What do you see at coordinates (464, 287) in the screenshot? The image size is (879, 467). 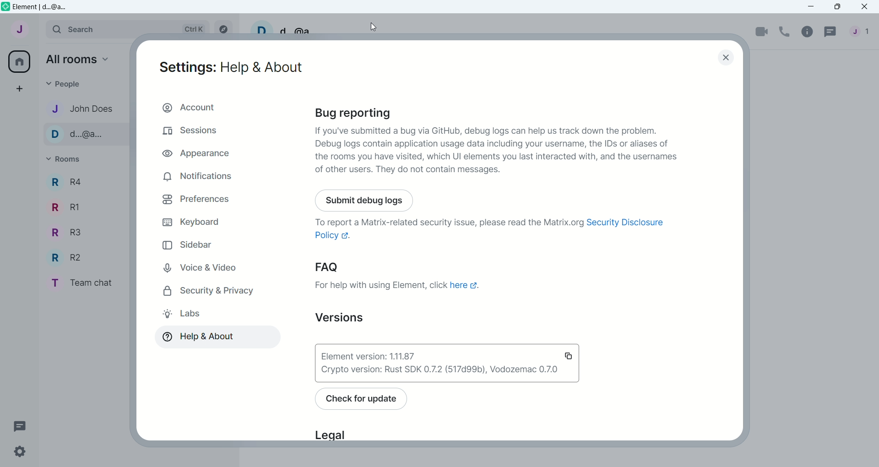 I see `here` at bounding box center [464, 287].